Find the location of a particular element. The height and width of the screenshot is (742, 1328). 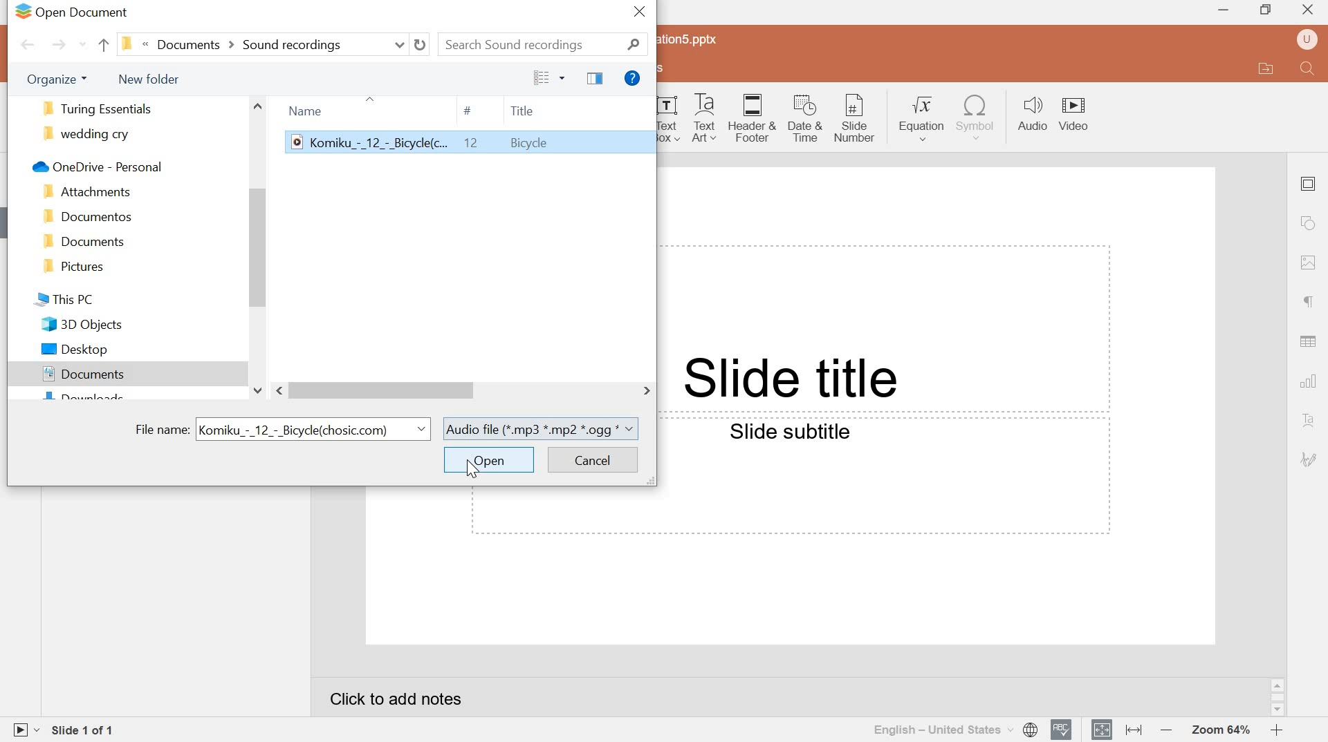

Image is located at coordinates (1309, 263).